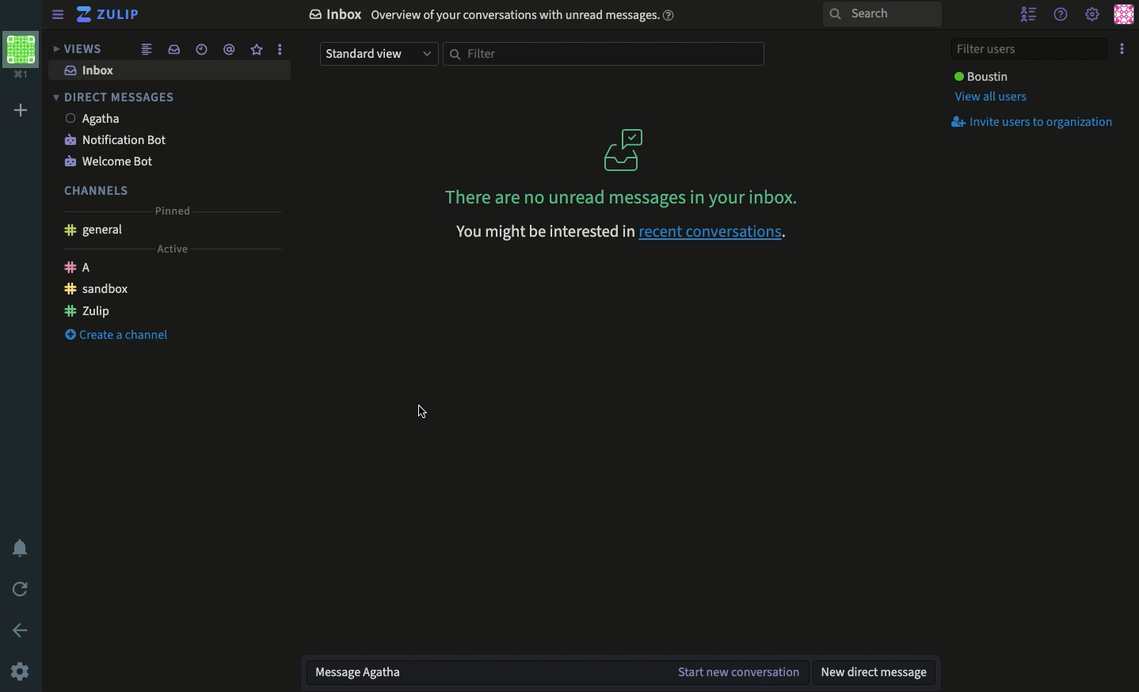 Image resolution: width=1139 pixels, height=692 pixels. I want to click on Sandbox, so click(103, 290).